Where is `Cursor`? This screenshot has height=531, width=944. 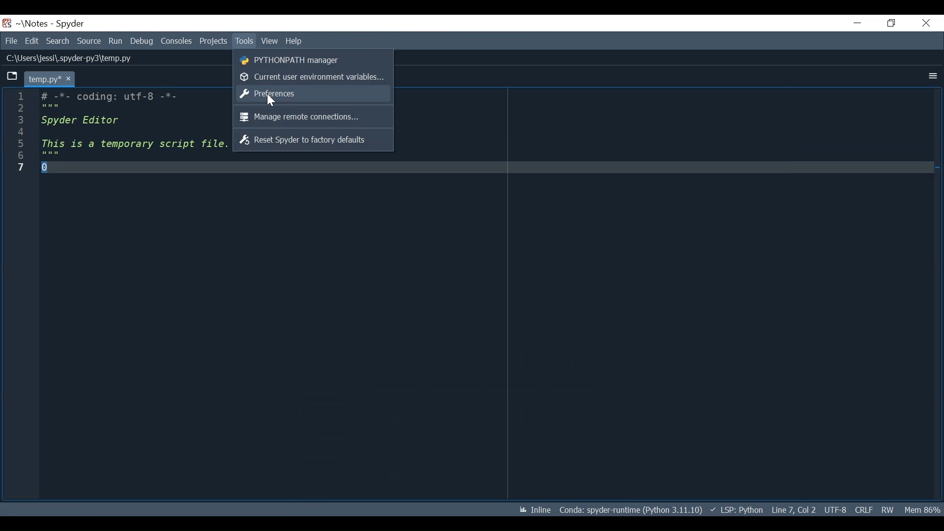 Cursor is located at coordinates (269, 102).